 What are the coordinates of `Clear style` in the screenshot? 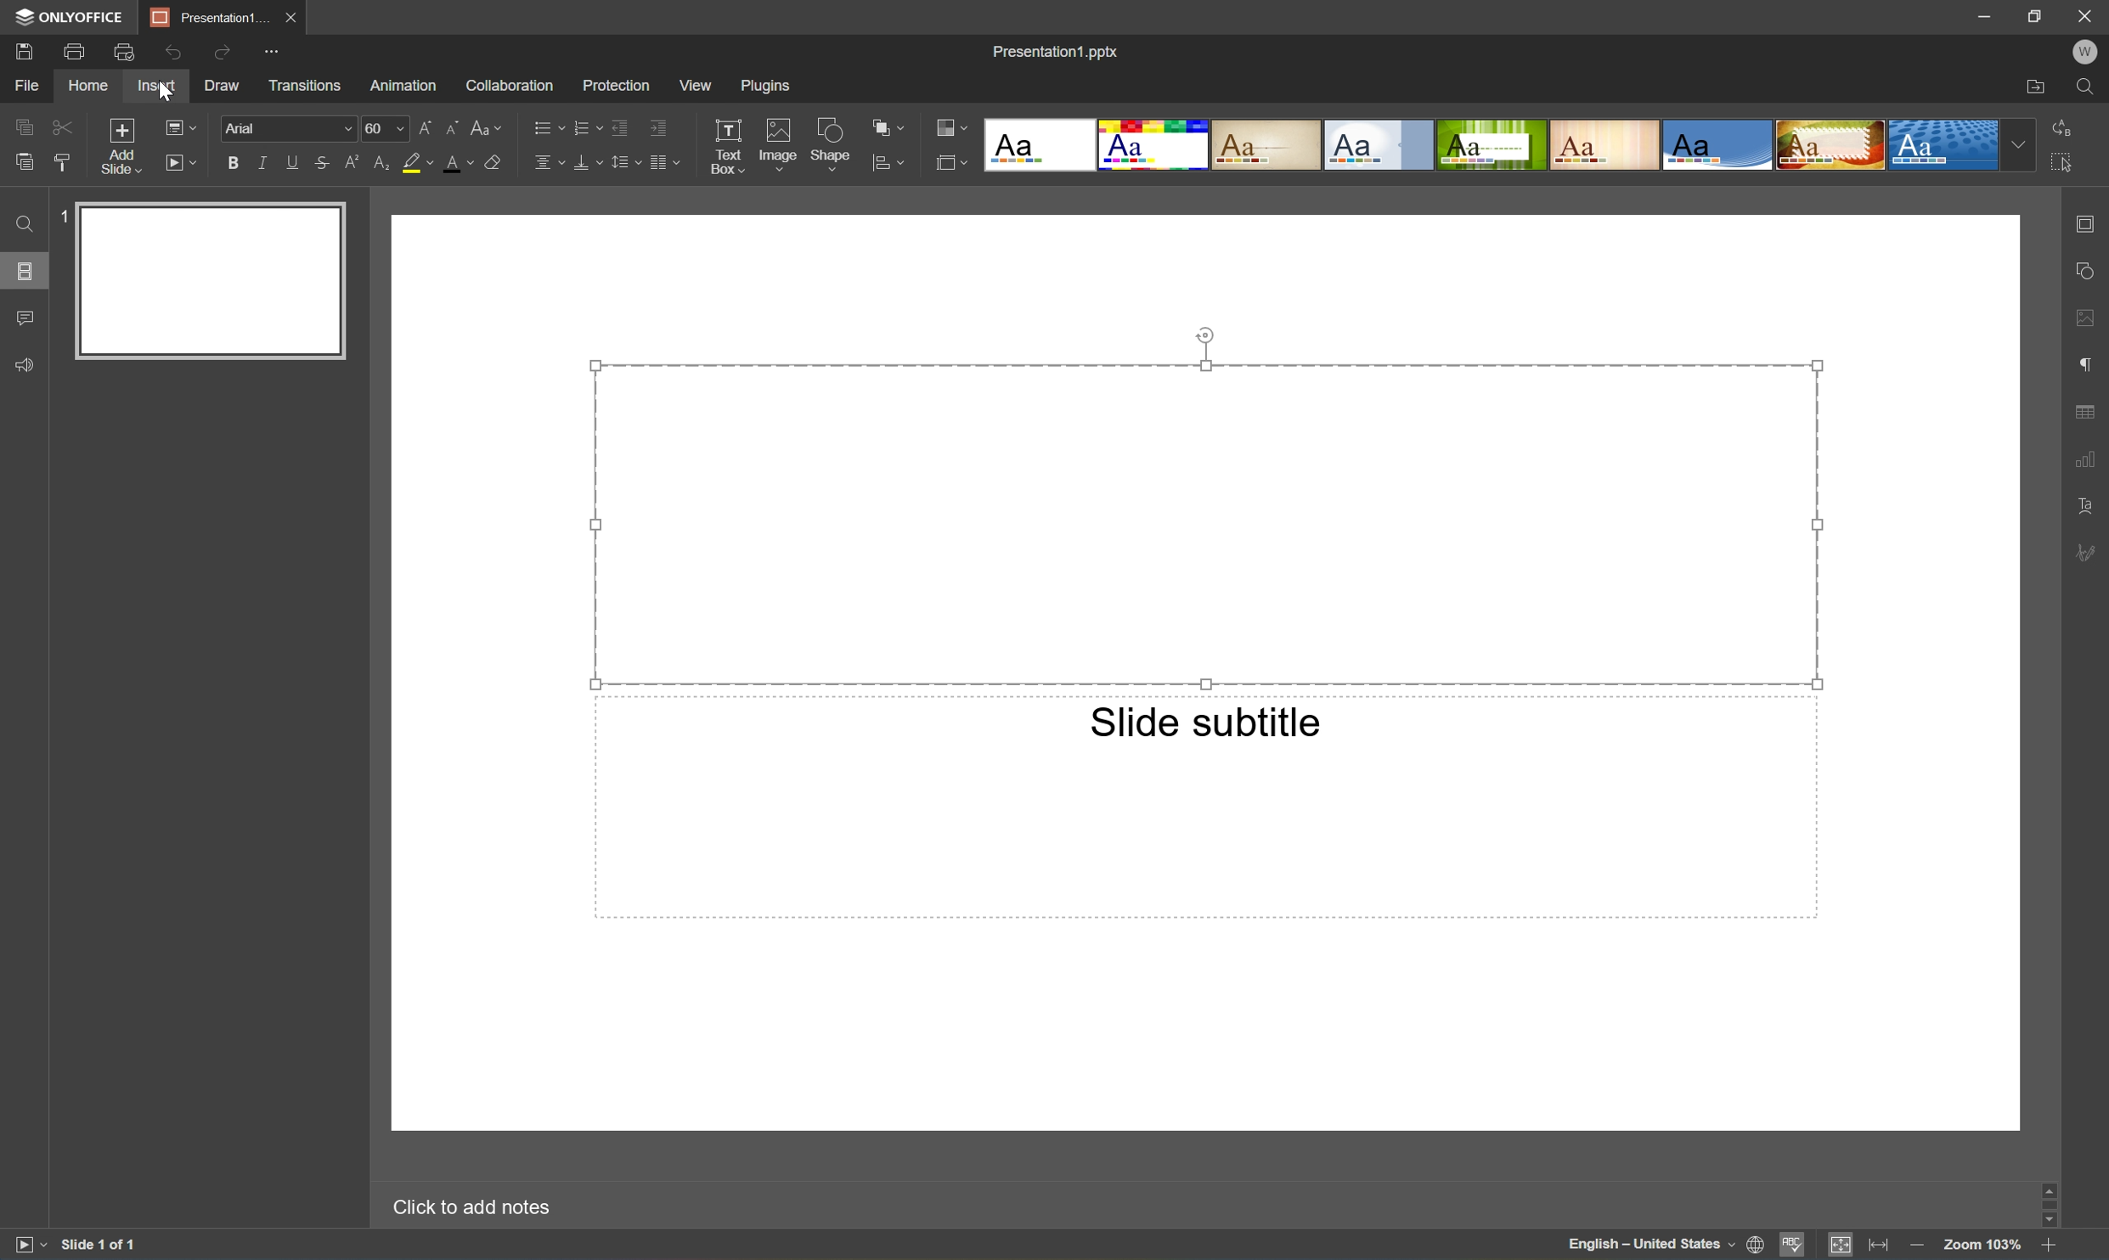 It's located at (494, 160).